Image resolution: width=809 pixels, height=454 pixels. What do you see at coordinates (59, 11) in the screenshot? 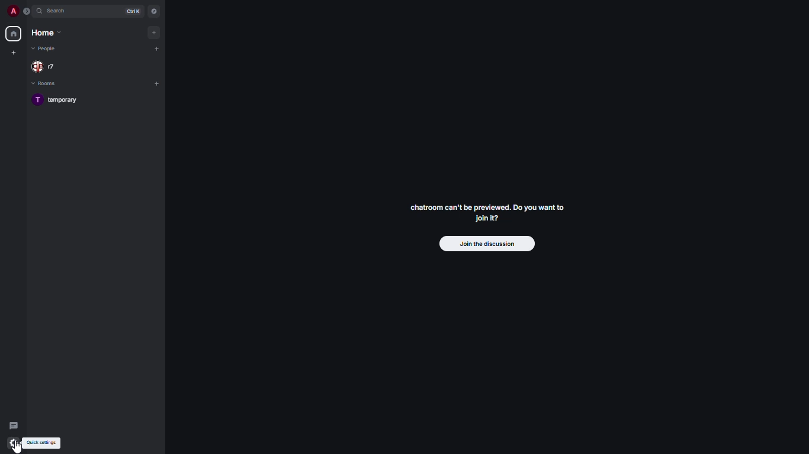
I see `search` at bounding box center [59, 11].